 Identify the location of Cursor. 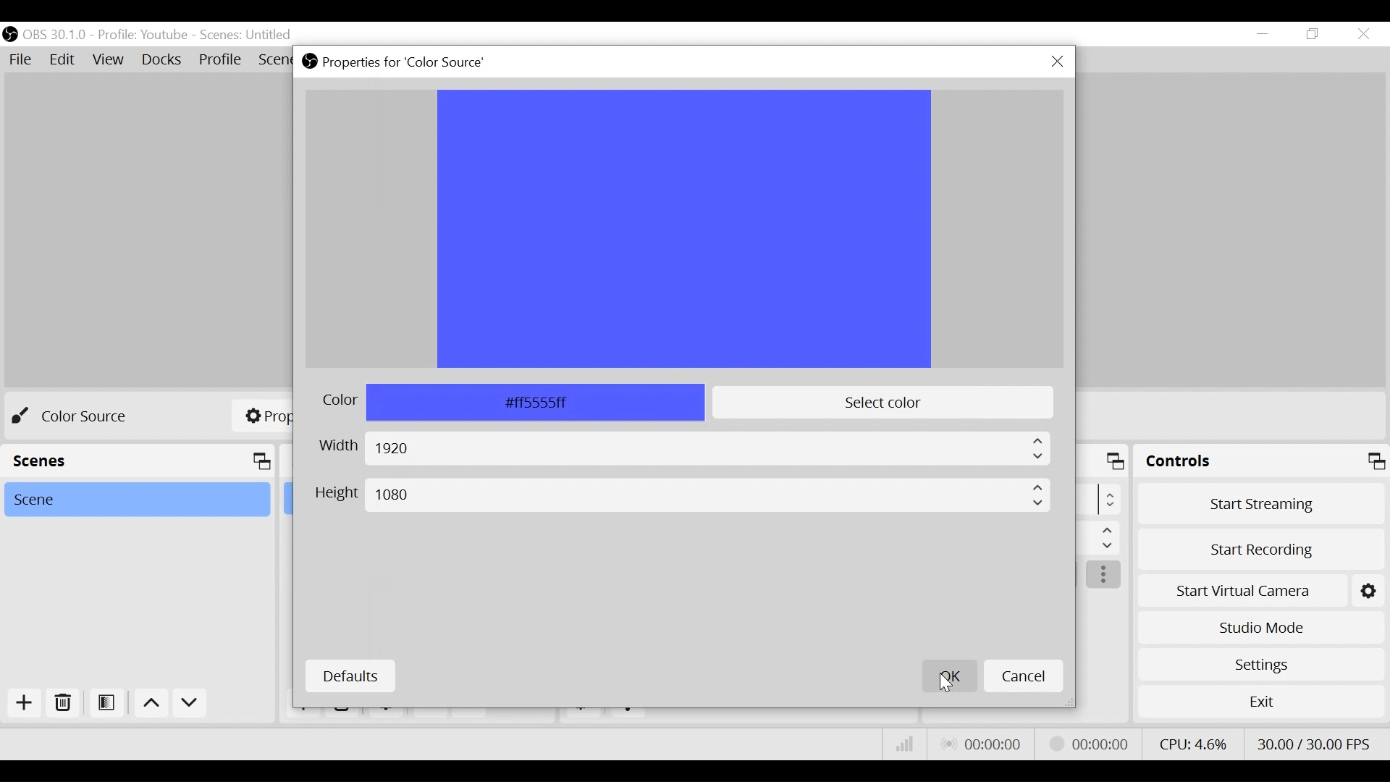
(945, 686).